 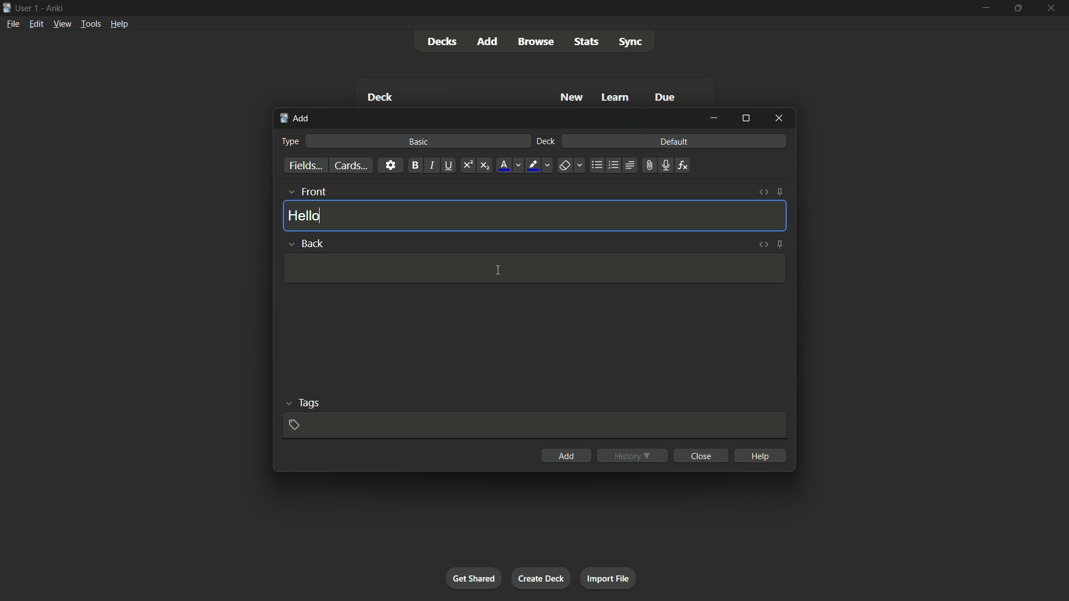 I want to click on bold, so click(x=414, y=165).